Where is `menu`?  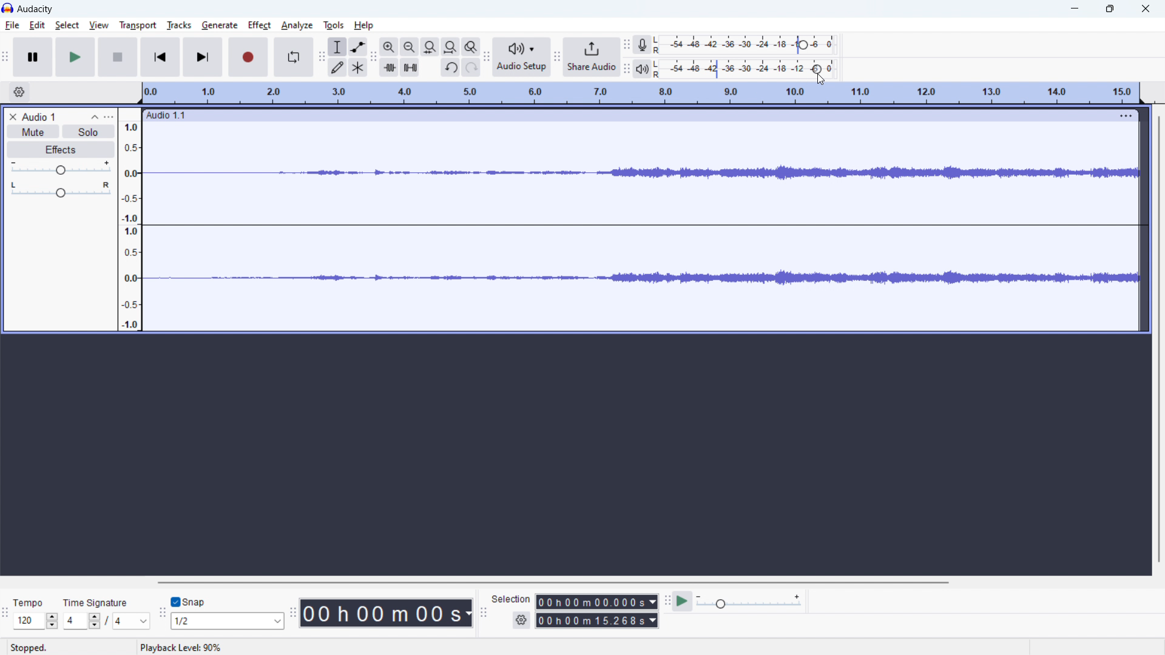 menu is located at coordinates (1127, 115).